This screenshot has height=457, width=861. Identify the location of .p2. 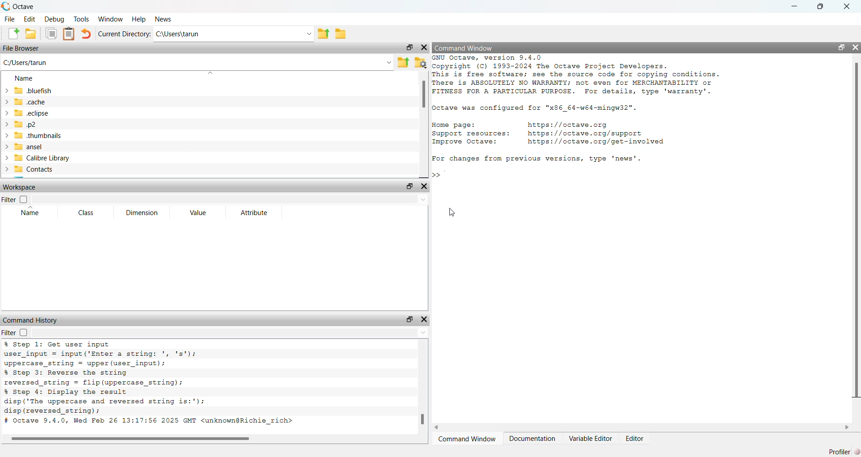
(50, 125).